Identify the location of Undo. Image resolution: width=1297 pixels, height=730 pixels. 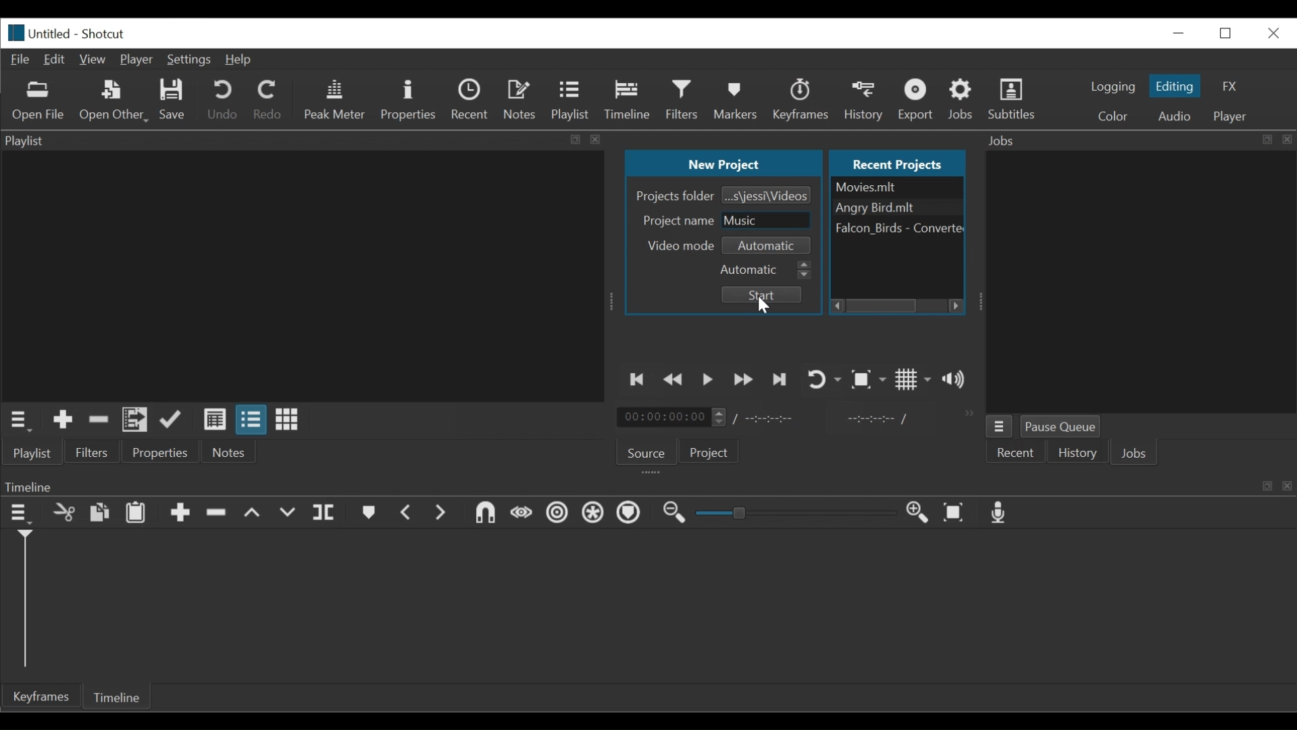
(224, 99).